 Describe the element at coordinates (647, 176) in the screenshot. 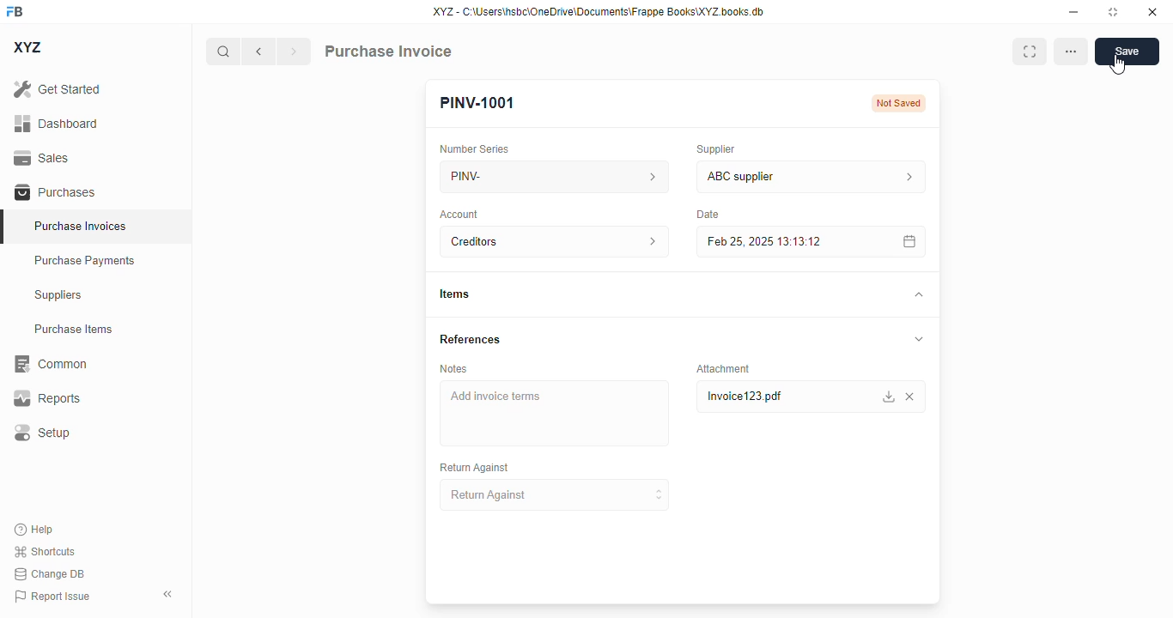

I see `number series information` at that location.